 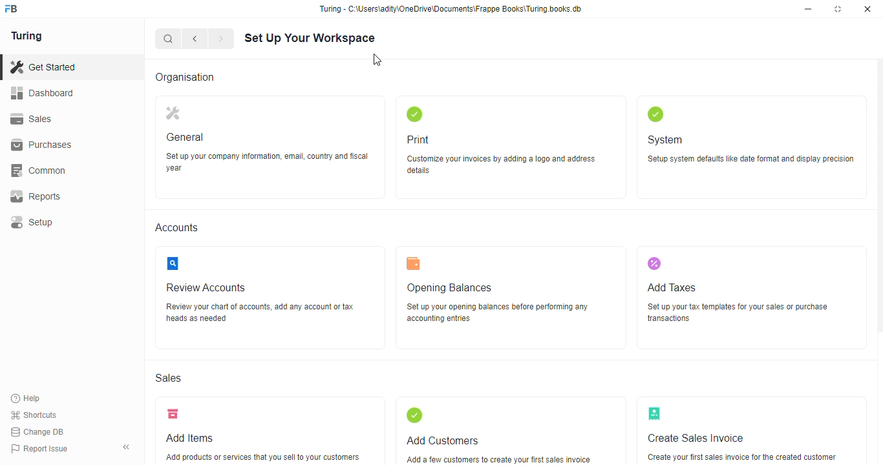 What do you see at coordinates (840, 9) in the screenshot?
I see `maximise` at bounding box center [840, 9].